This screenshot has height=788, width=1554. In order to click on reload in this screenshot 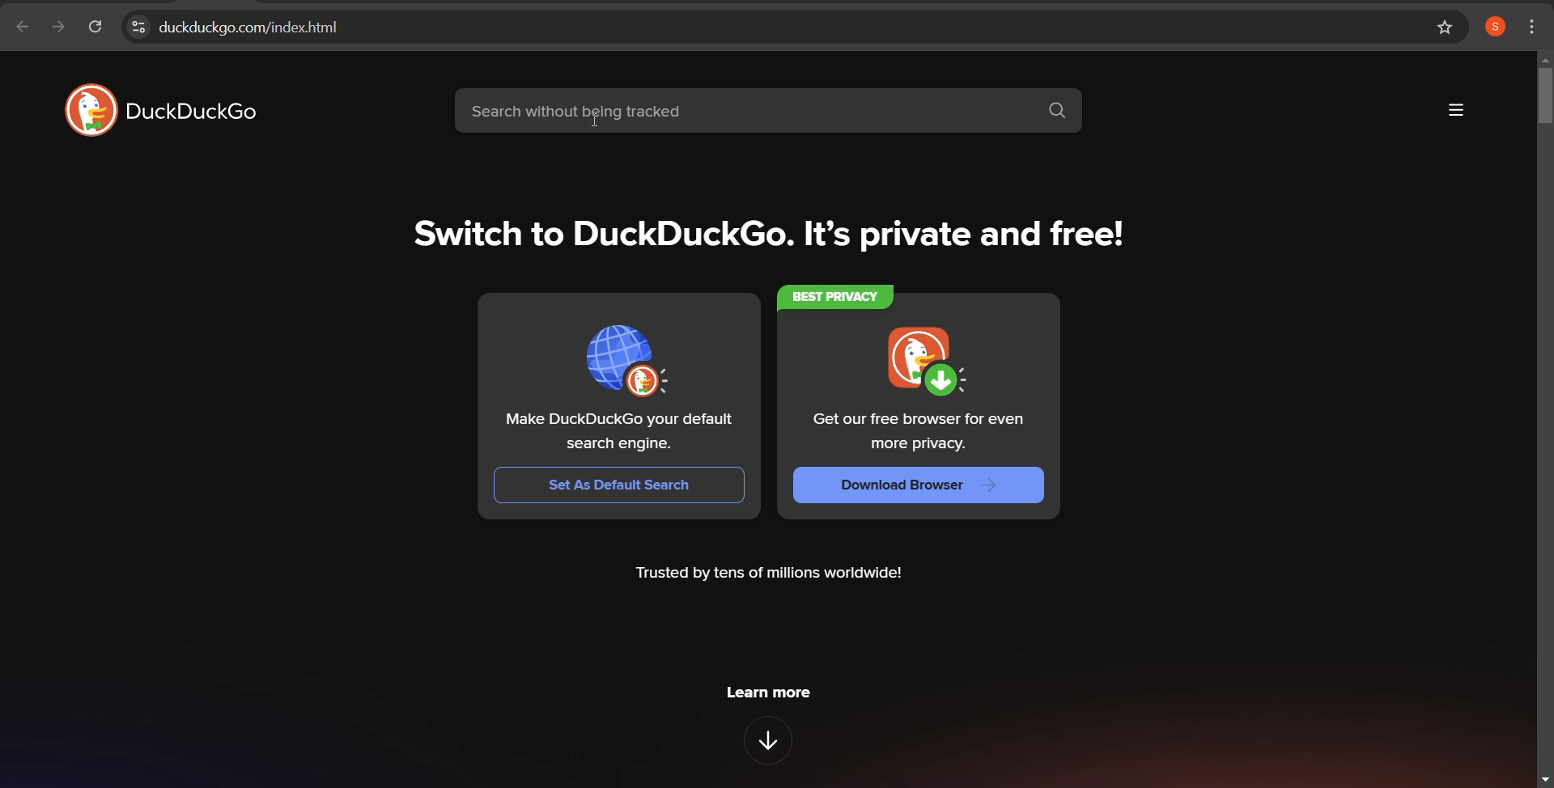, I will do `click(95, 29)`.